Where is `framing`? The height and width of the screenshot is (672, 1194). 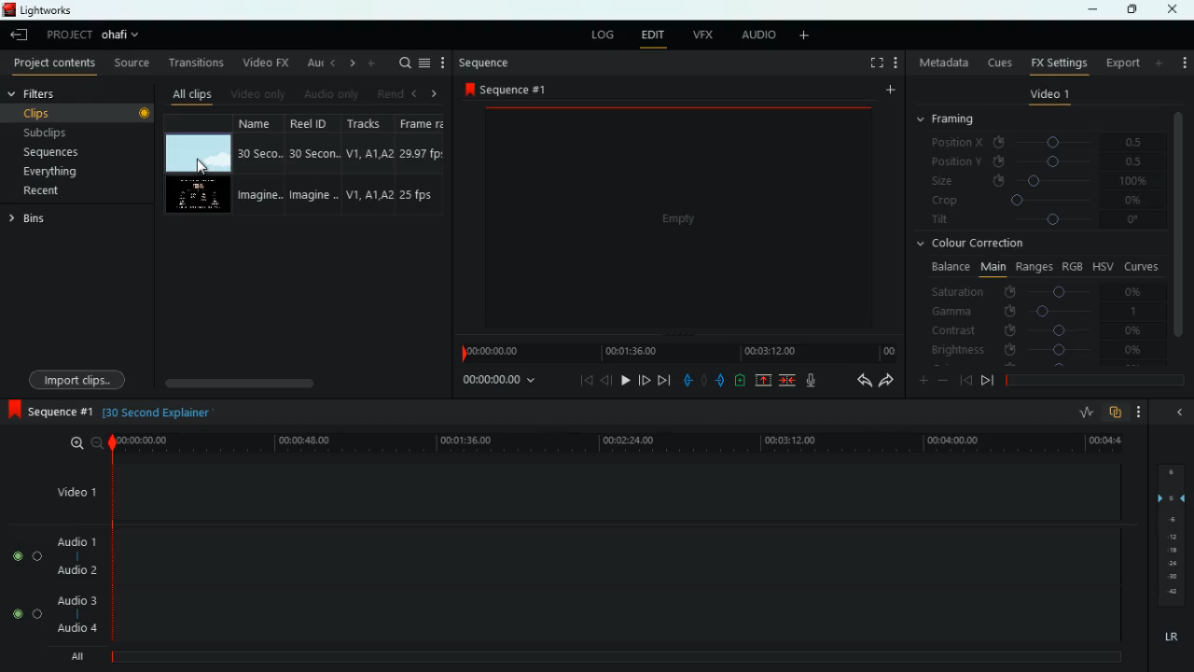
framing is located at coordinates (957, 120).